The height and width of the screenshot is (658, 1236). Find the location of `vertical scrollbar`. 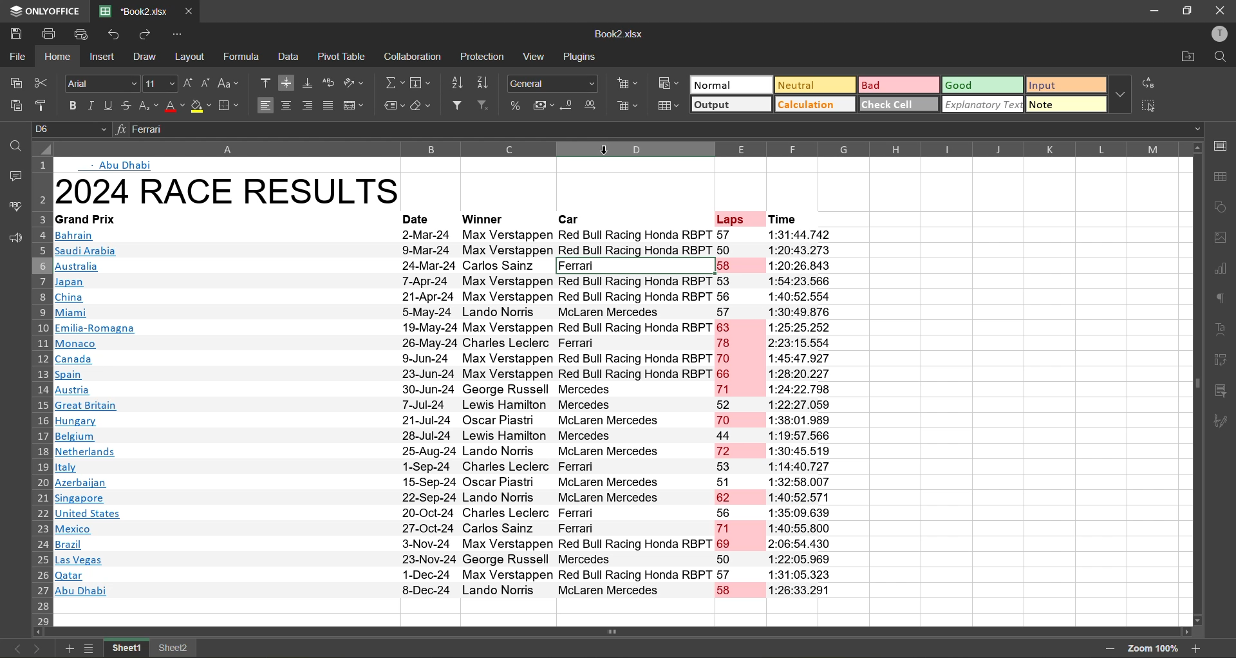

vertical scrollbar is located at coordinates (1196, 384).